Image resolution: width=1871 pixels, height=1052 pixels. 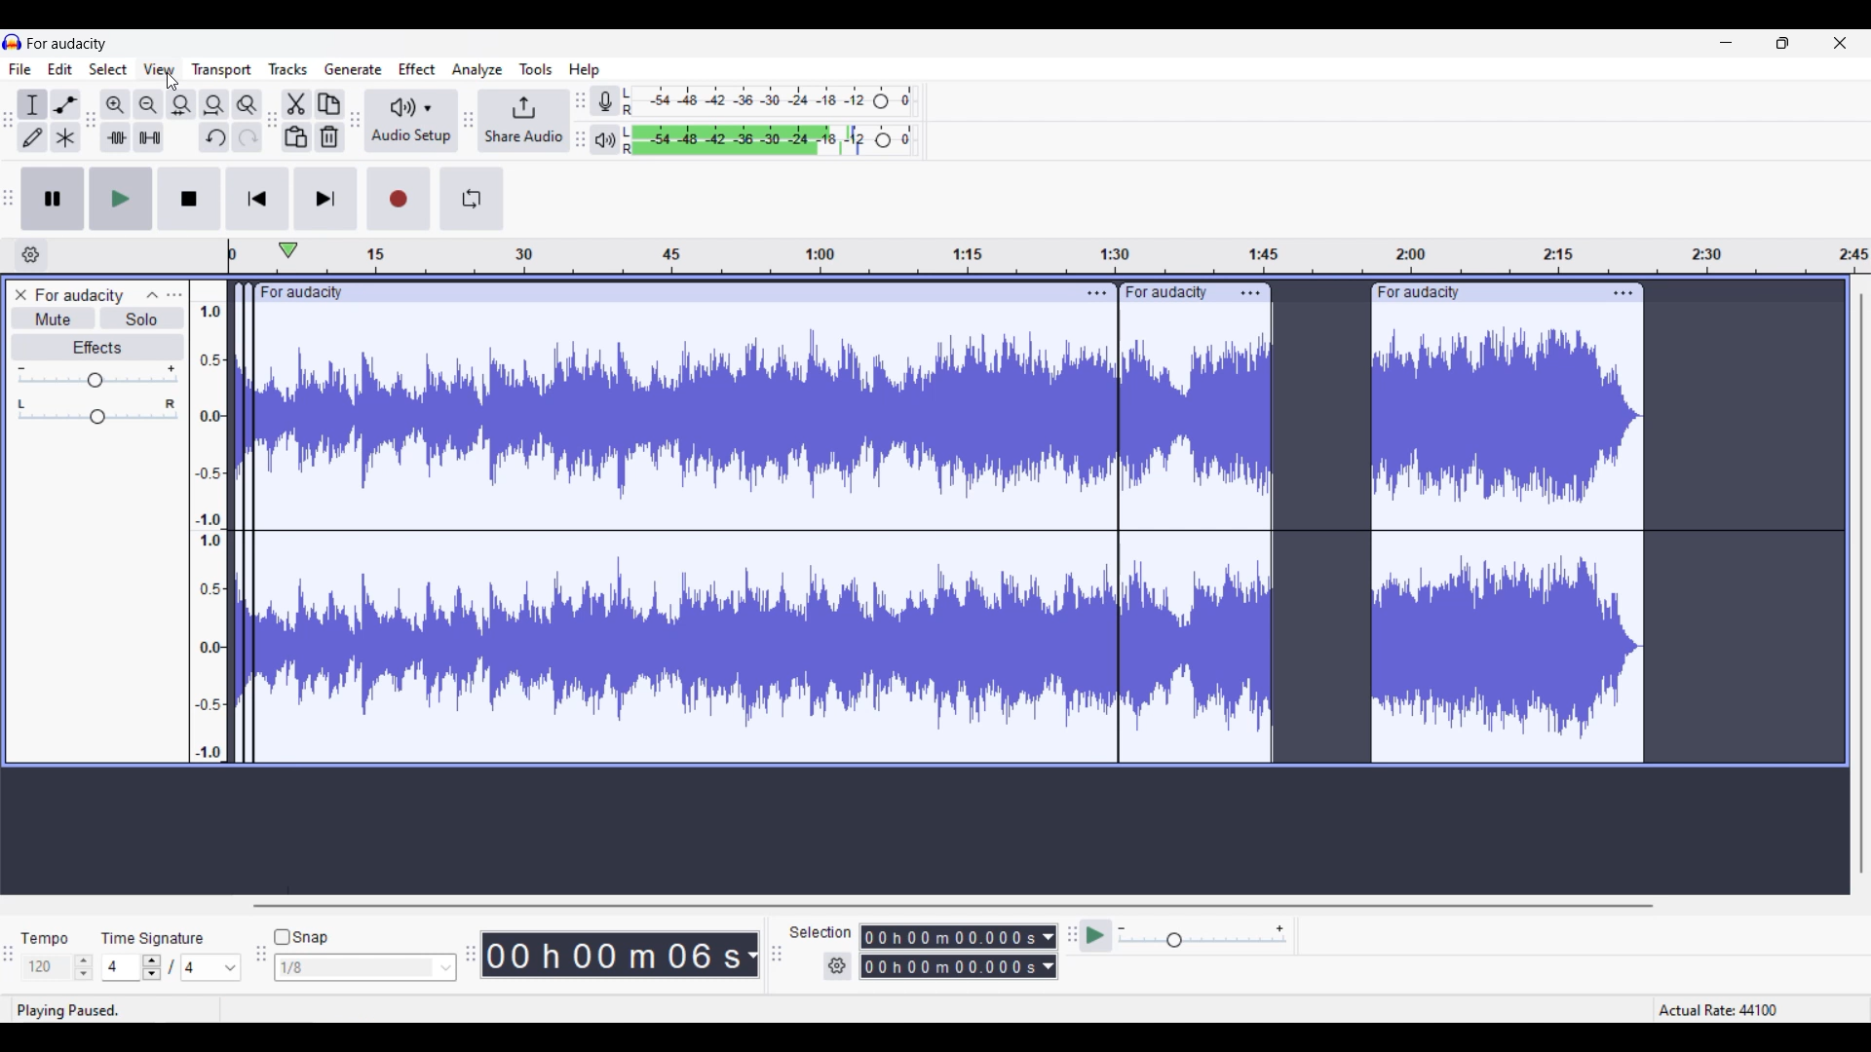 I want to click on Playback meter, so click(x=605, y=139).